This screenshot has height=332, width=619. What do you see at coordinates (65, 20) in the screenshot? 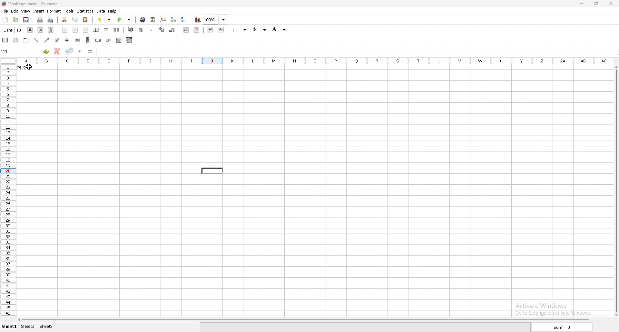
I see `cut` at bounding box center [65, 20].